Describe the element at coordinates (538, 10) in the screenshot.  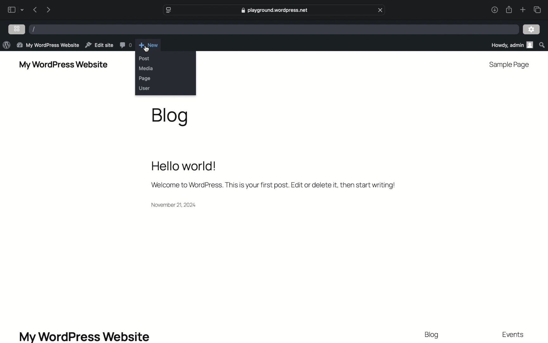
I see `show tab overview` at that location.